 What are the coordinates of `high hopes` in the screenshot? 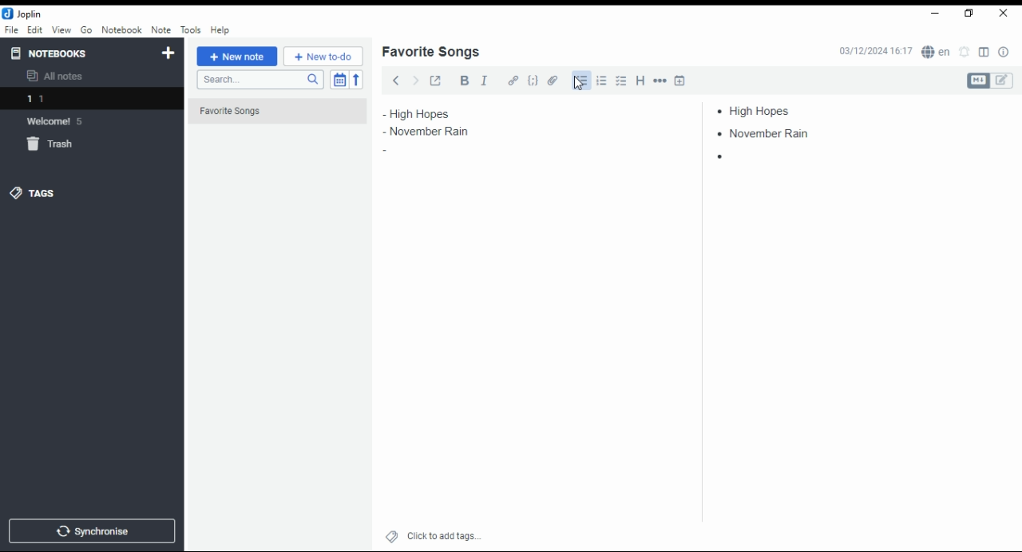 It's located at (437, 114).